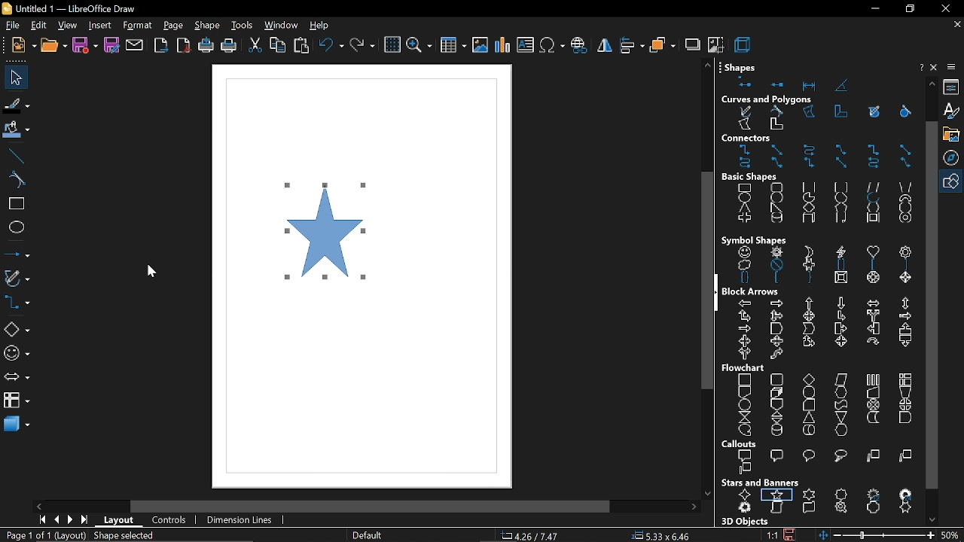 This screenshot has height=542, width=964. I want to click on flip, so click(604, 47).